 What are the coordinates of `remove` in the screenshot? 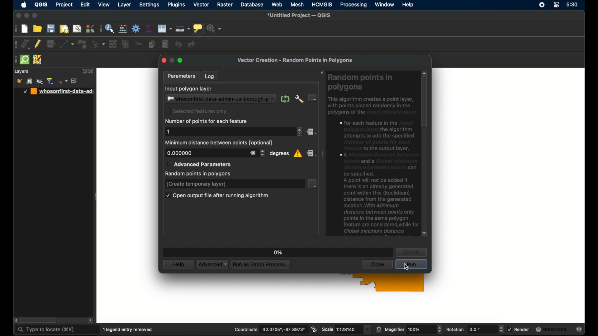 It's located at (253, 153).